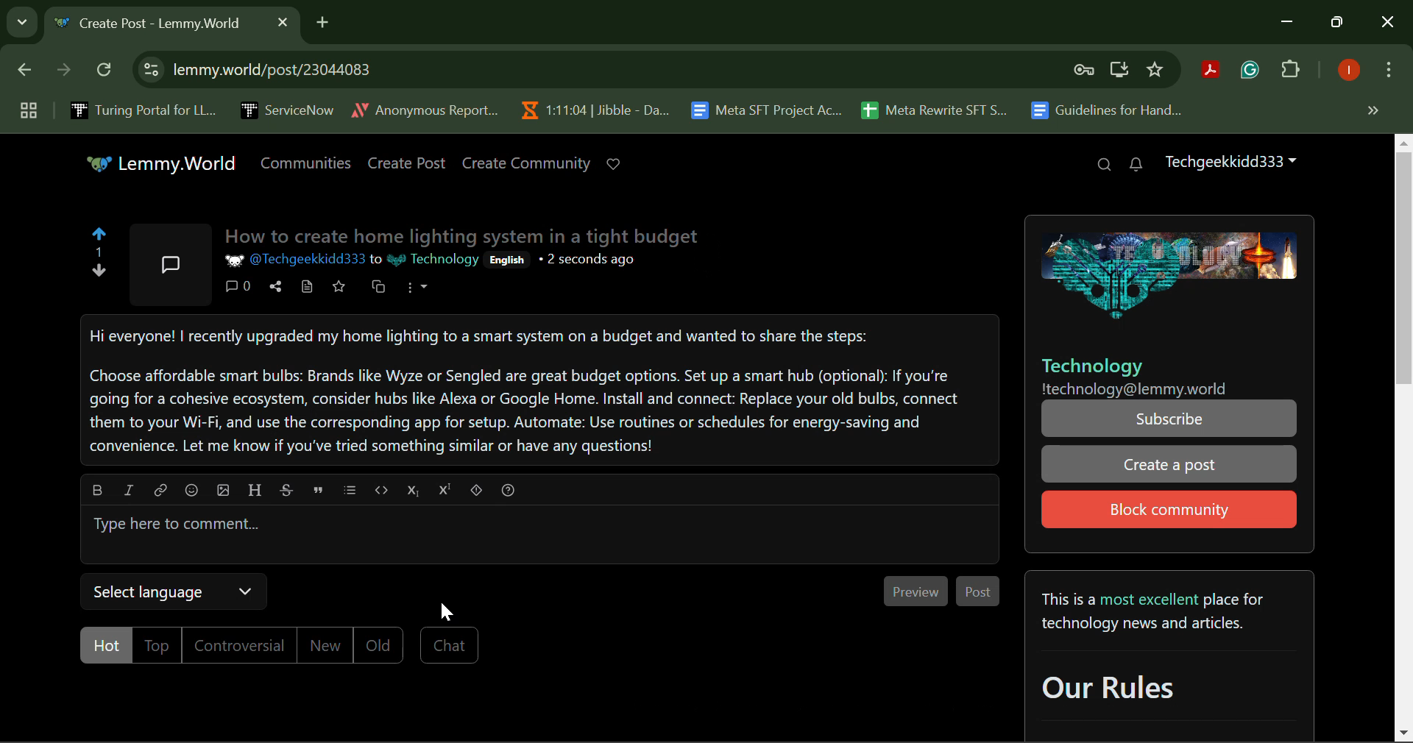 The height and width of the screenshot is (743, 1413). What do you see at coordinates (468, 238) in the screenshot?
I see `Post Title` at bounding box center [468, 238].